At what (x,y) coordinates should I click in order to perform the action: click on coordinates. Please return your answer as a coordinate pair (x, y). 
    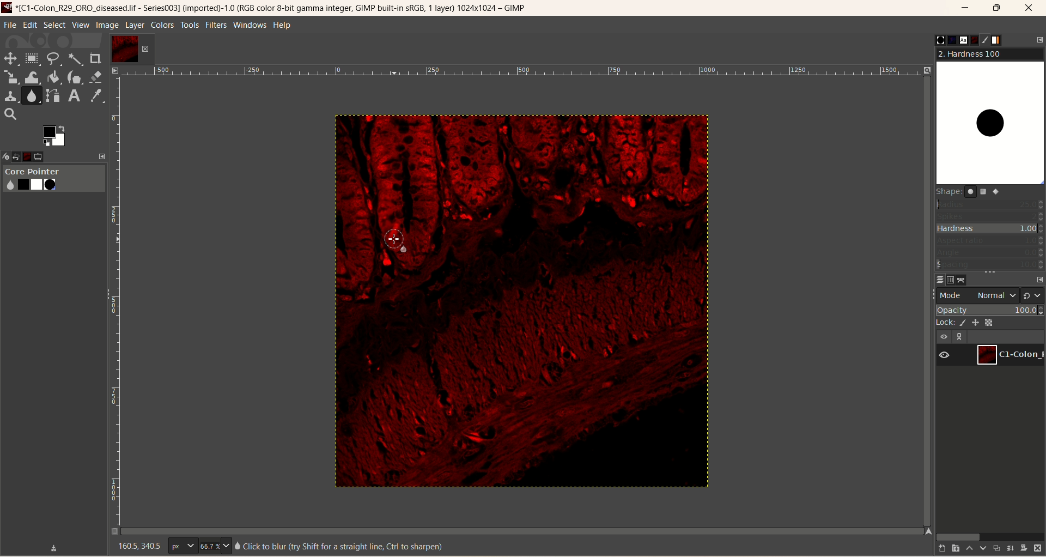
    Looking at the image, I should click on (133, 546).